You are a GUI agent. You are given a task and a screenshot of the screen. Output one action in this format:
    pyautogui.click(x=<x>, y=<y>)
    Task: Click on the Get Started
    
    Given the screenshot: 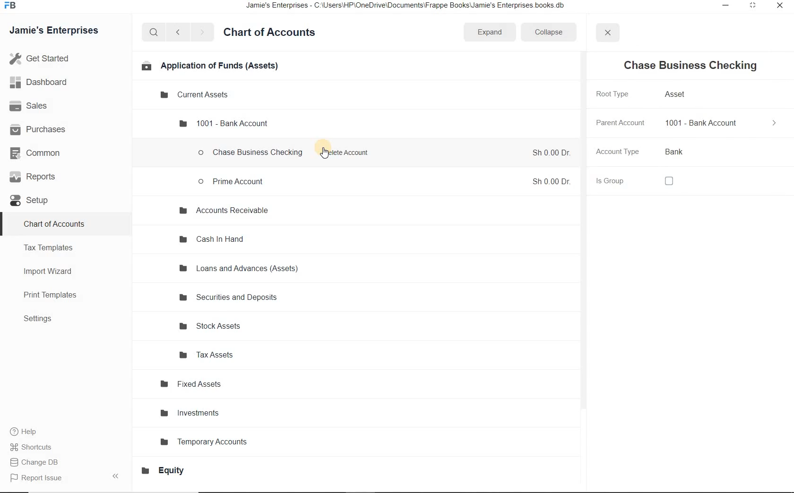 What is the action you would take?
    pyautogui.click(x=60, y=59)
    